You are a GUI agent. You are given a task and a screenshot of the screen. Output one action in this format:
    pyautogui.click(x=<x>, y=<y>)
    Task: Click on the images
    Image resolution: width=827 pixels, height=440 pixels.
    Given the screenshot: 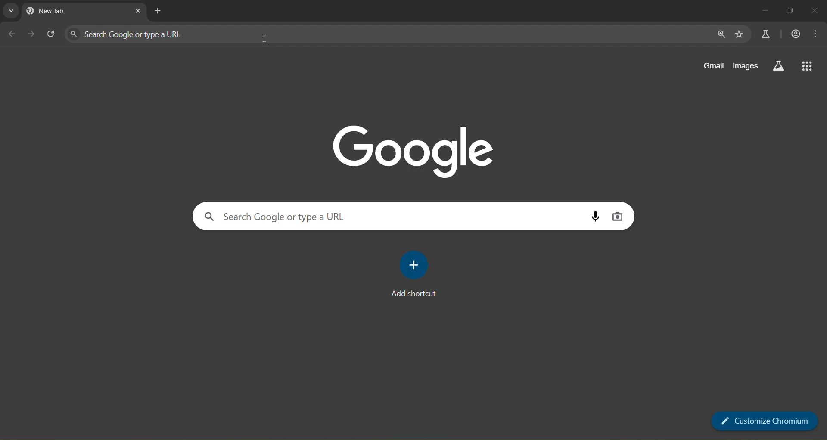 What is the action you would take?
    pyautogui.click(x=745, y=67)
    